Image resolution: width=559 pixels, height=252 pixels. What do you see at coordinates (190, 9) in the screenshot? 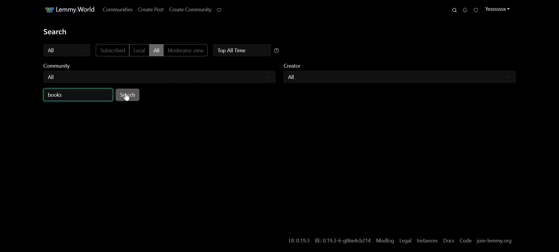
I see `Create Community` at bounding box center [190, 9].